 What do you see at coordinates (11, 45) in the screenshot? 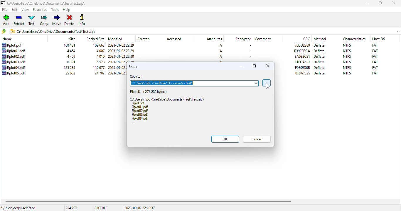
I see `file` at bounding box center [11, 45].